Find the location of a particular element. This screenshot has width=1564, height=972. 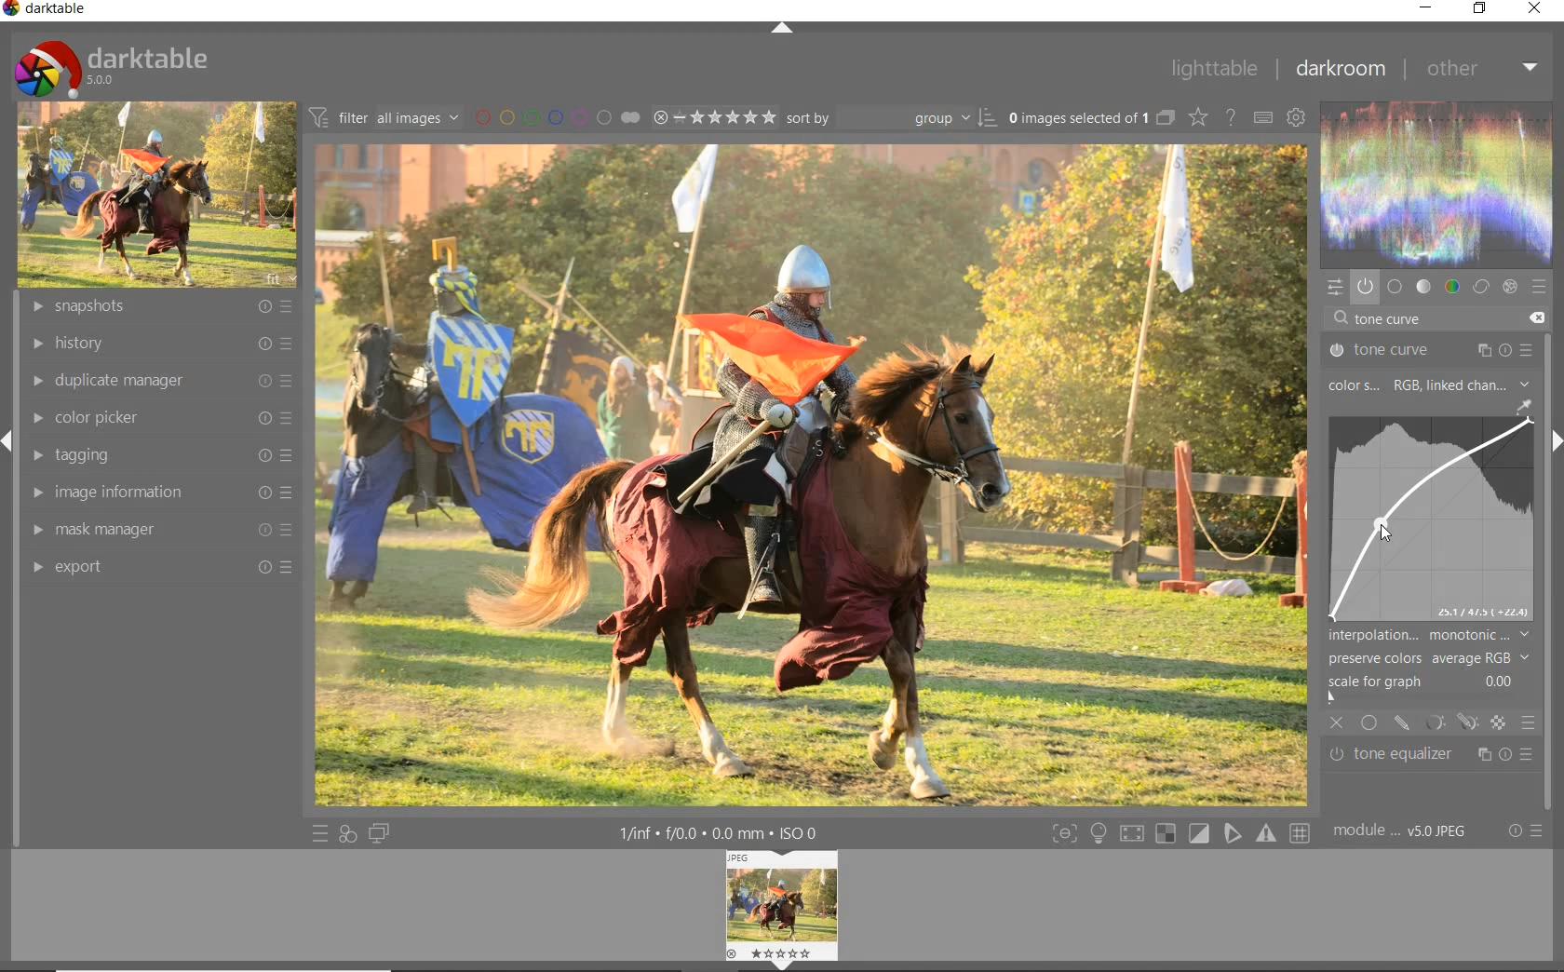

preserve colors is located at coordinates (1428, 658).